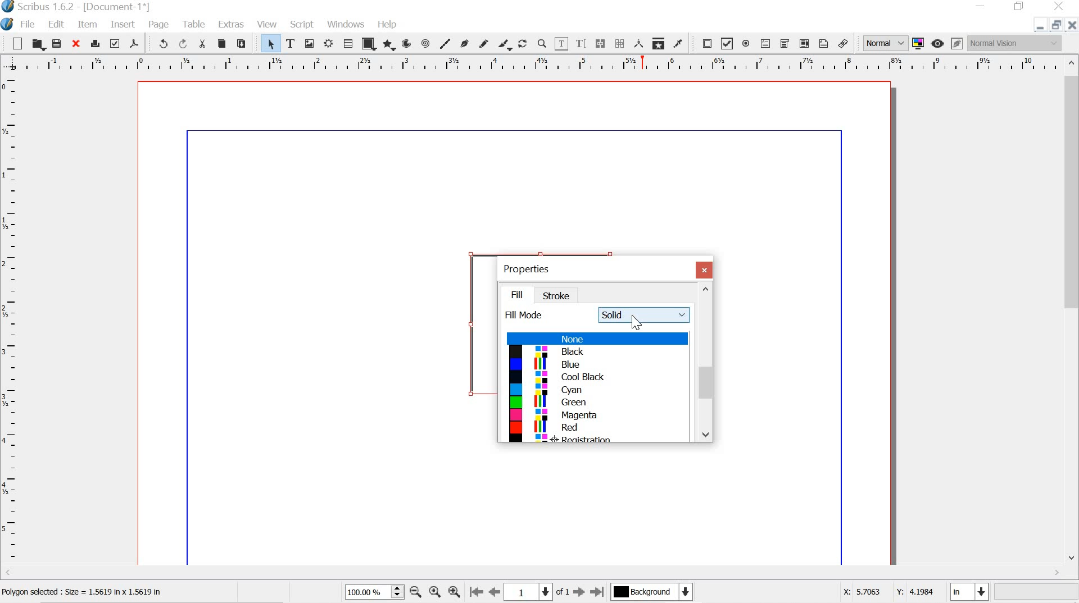 This screenshot has width=1079, height=603. I want to click on edit content of frames, so click(563, 43).